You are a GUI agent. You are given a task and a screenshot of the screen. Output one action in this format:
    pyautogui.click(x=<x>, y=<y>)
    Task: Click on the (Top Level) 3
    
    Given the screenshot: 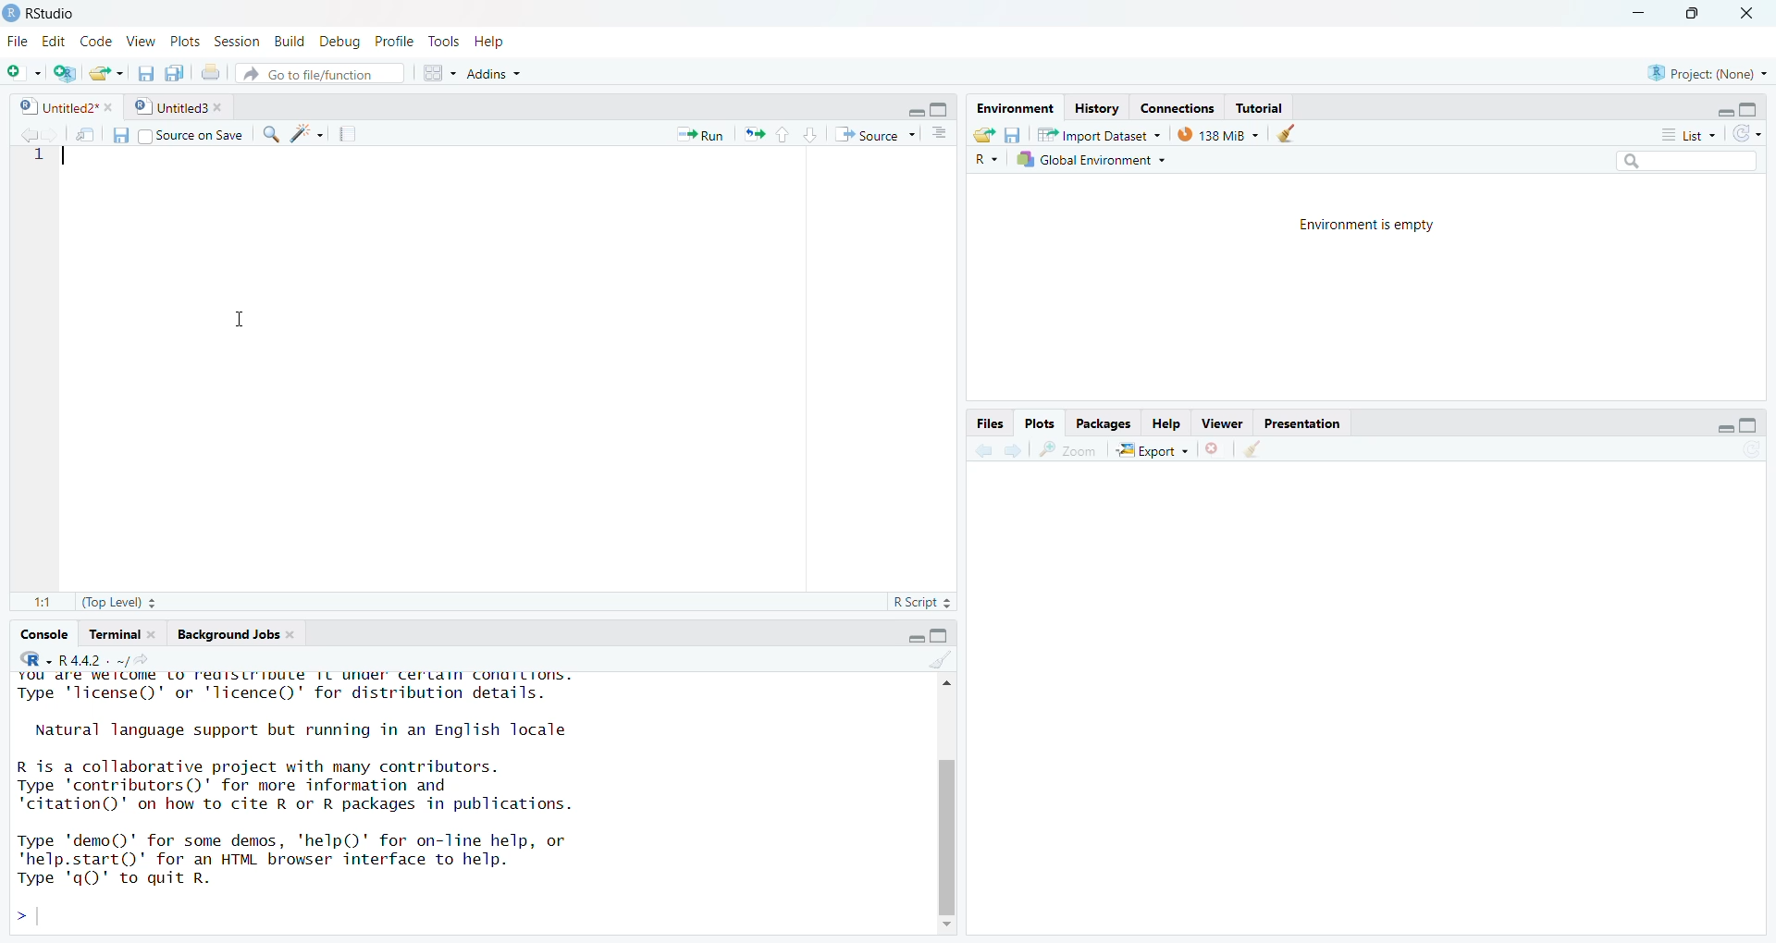 What is the action you would take?
    pyautogui.click(x=108, y=605)
    